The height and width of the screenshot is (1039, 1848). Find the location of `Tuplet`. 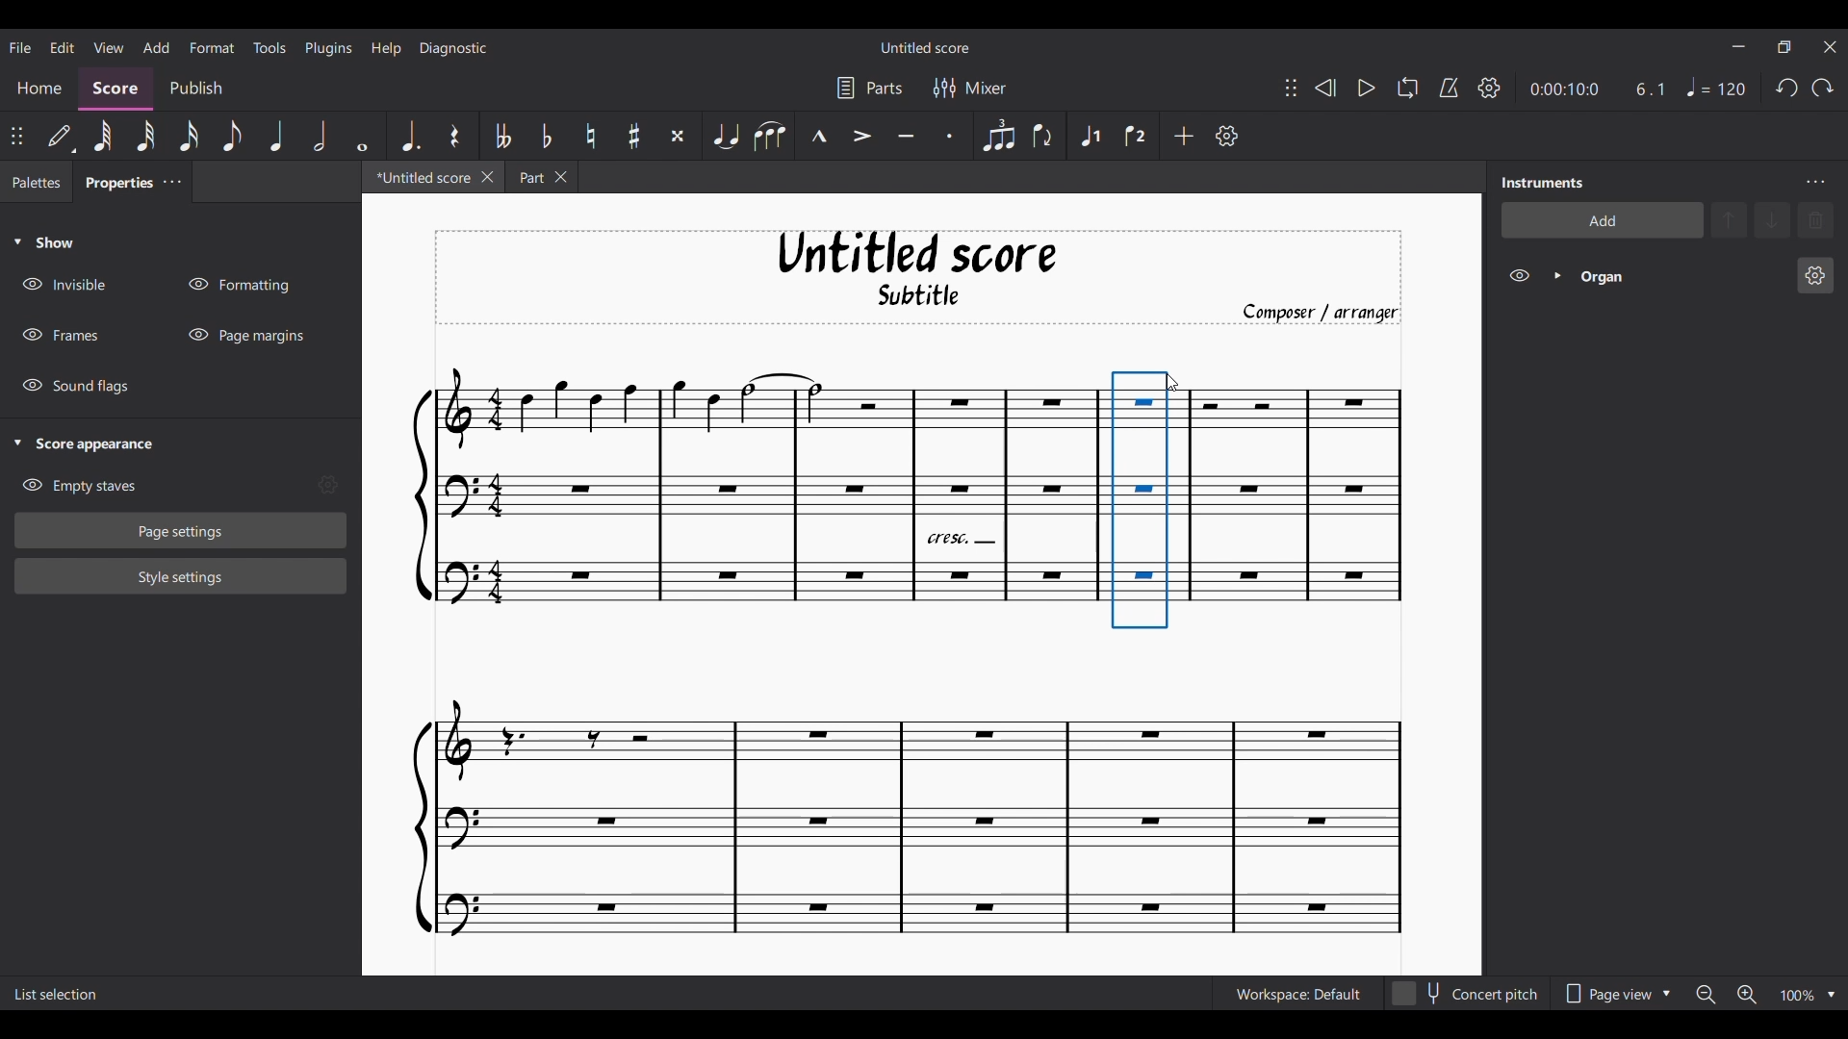

Tuplet is located at coordinates (996, 136).